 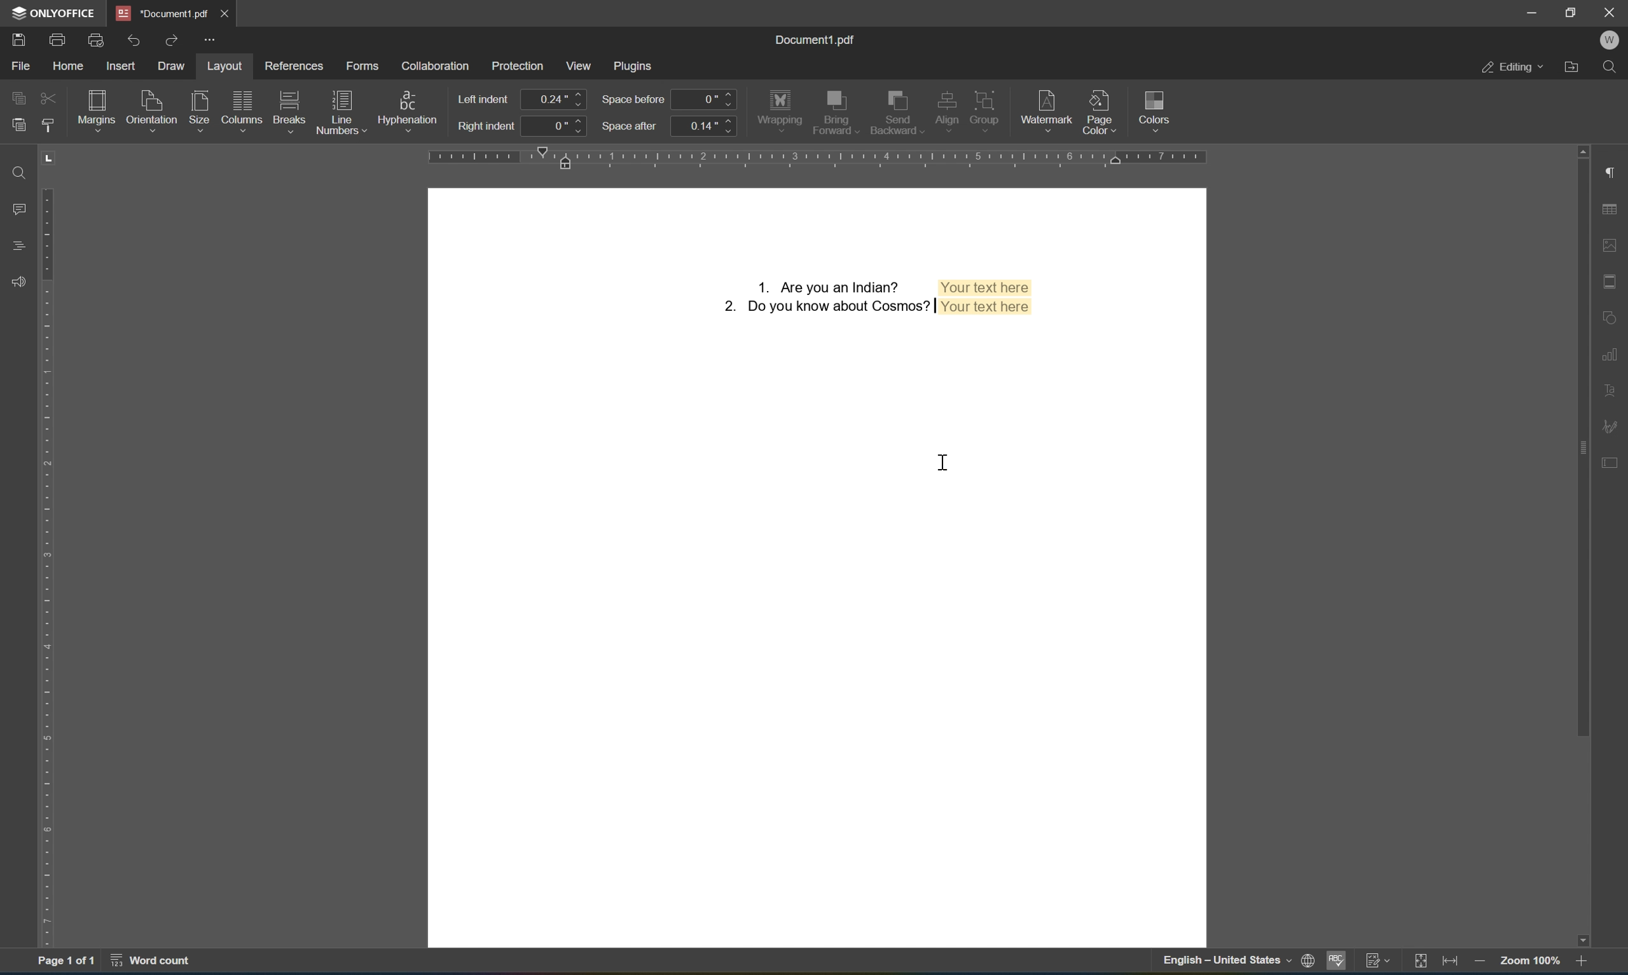 What do you see at coordinates (1338, 962) in the screenshot?
I see `spell checking` at bounding box center [1338, 962].